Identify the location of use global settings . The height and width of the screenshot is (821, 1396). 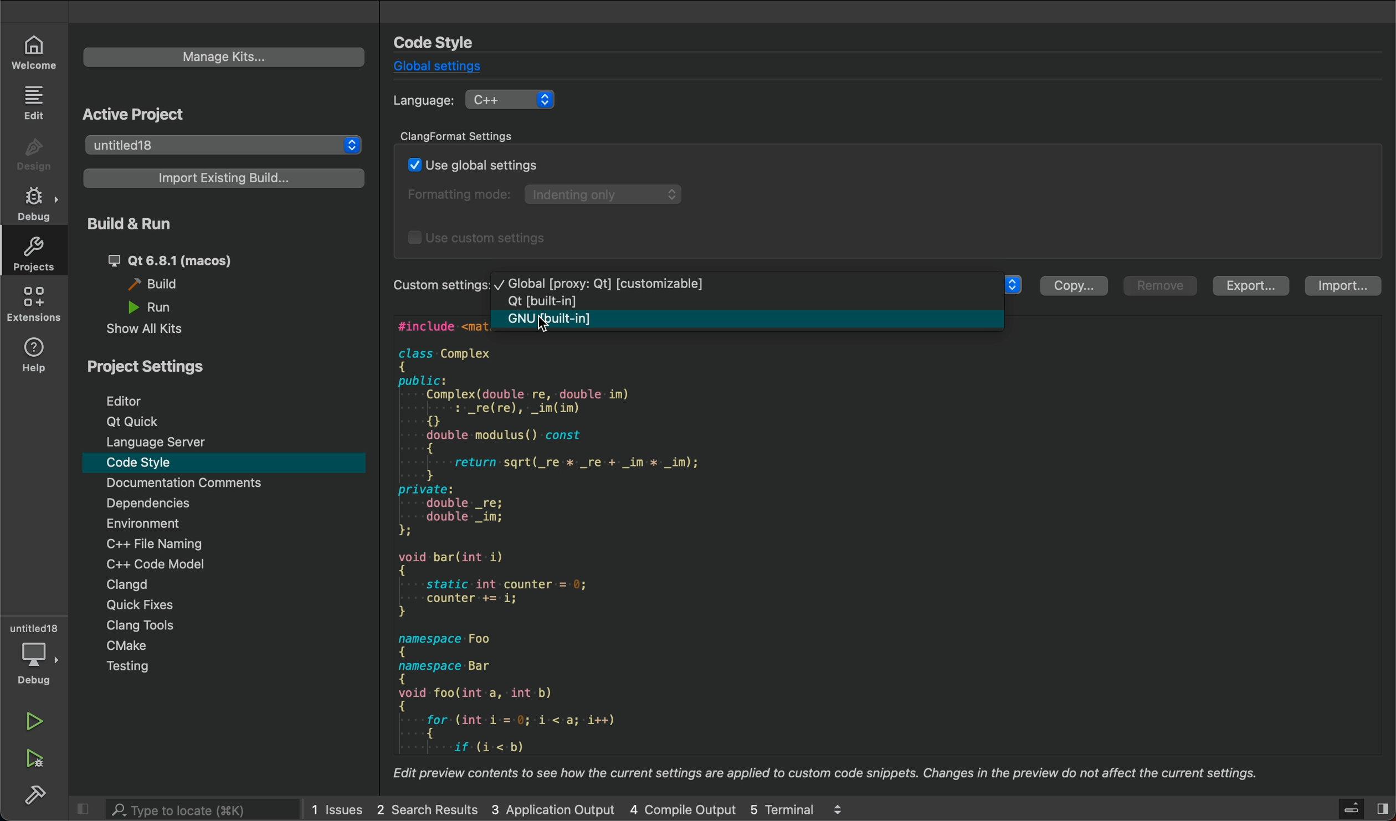
(474, 162).